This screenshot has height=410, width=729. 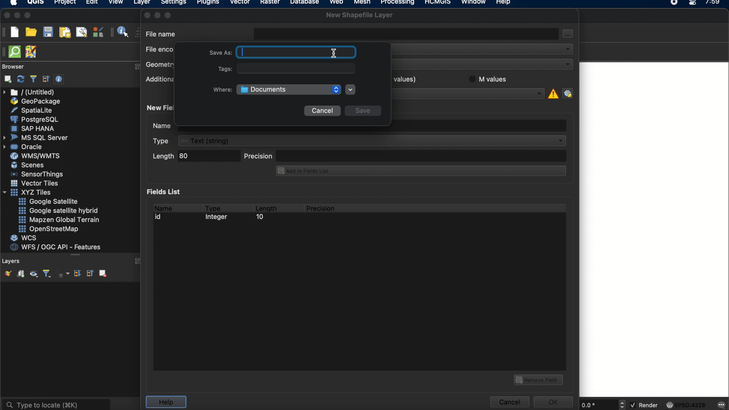 I want to click on add selected layers, so click(x=6, y=79).